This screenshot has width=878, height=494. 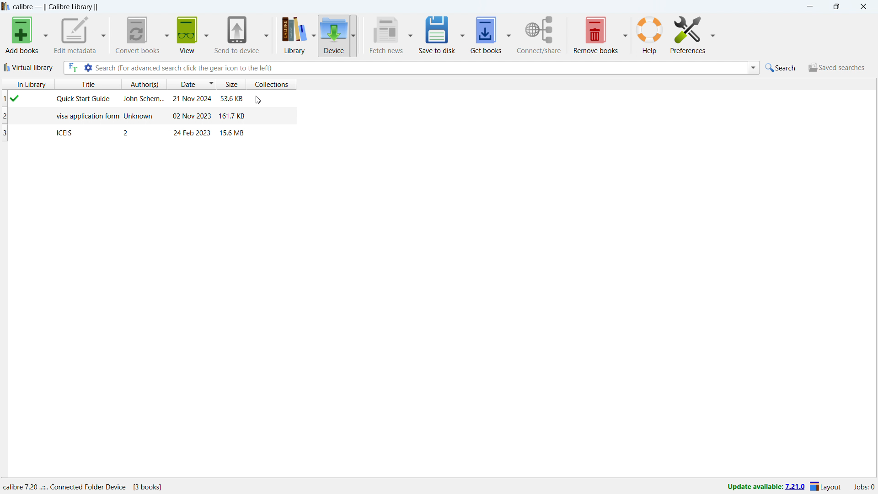 I want to click on device, so click(x=333, y=35).